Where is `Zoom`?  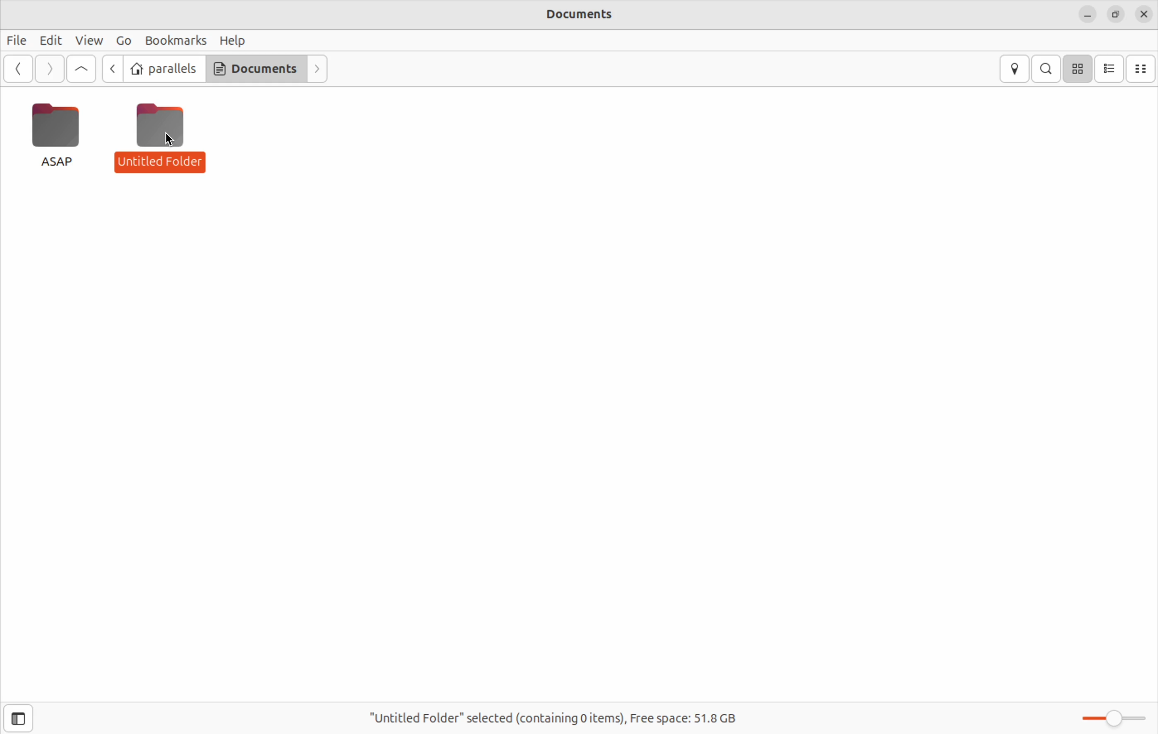 Zoom is located at coordinates (1114, 720).